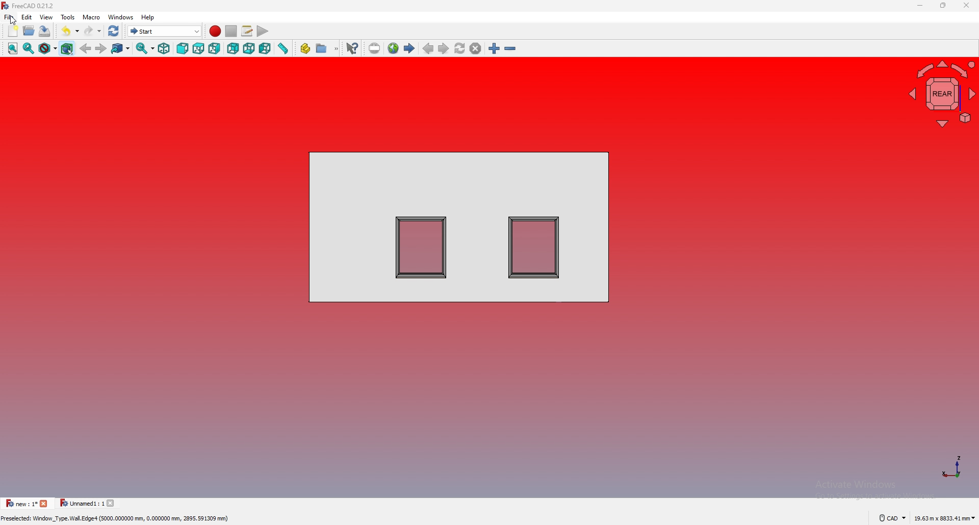 Image resolution: width=979 pixels, height=525 pixels. Describe the element at coordinates (27, 17) in the screenshot. I see `edit` at that location.